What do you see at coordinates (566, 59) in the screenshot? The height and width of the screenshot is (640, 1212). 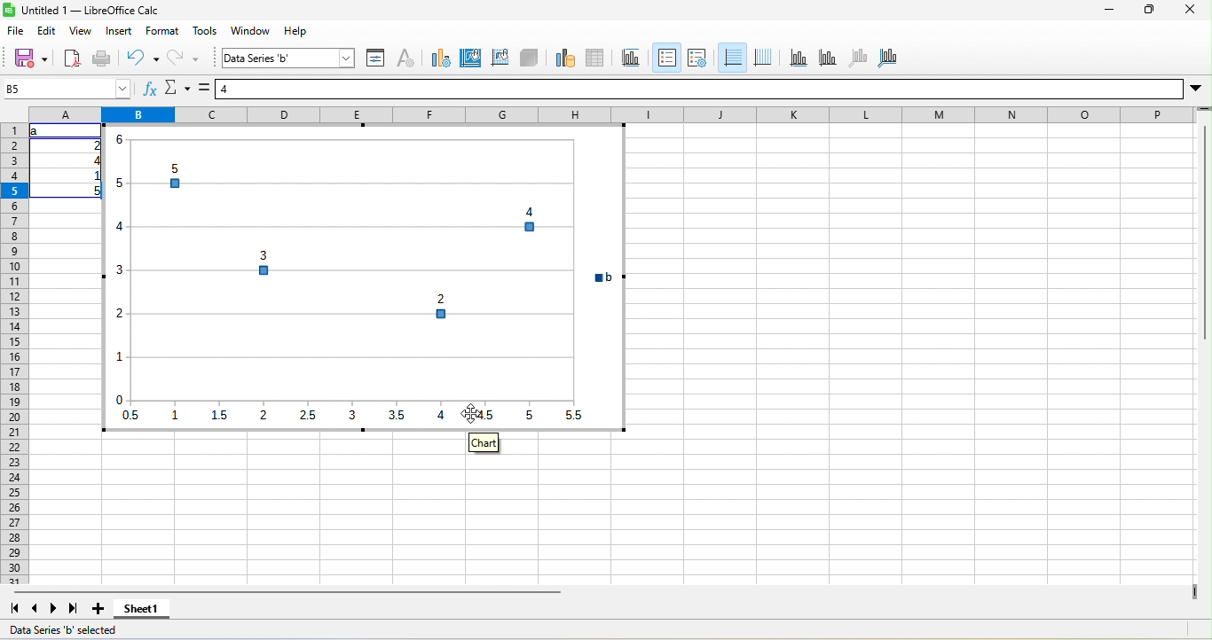 I see `data range` at bounding box center [566, 59].